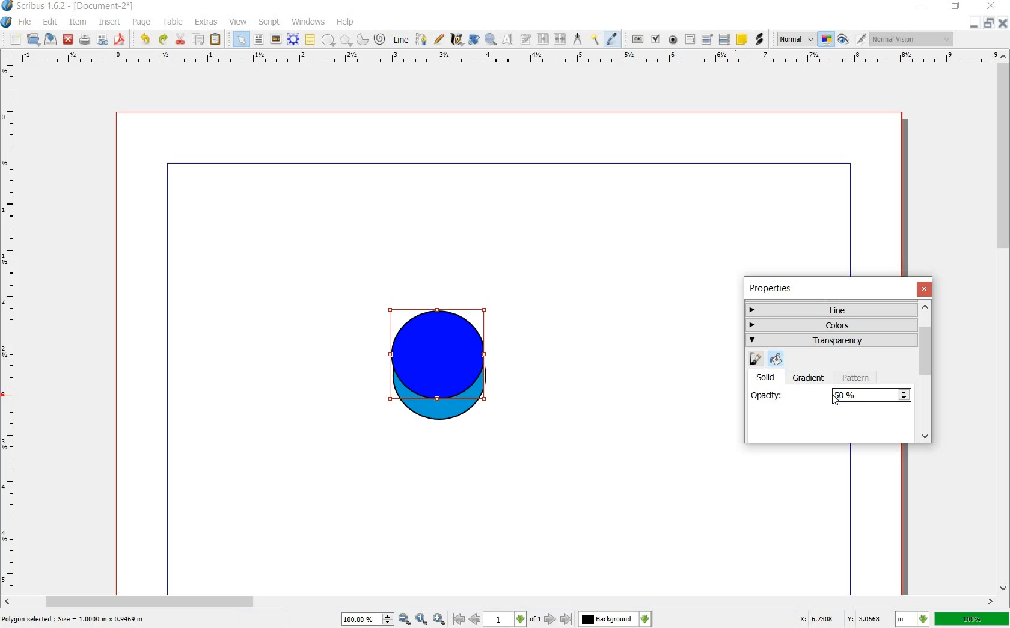 The height and width of the screenshot is (628, 1010). Describe the element at coordinates (25, 22) in the screenshot. I see `file` at that location.